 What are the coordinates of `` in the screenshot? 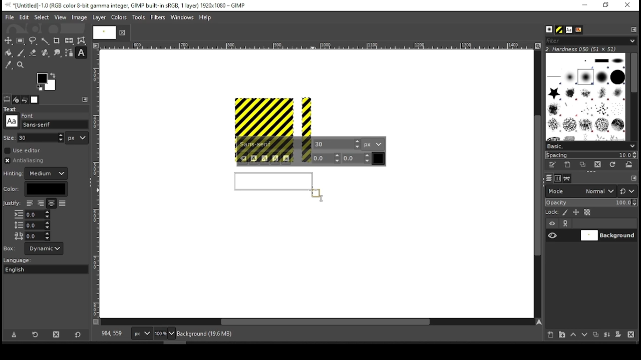 It's located at (29, 114).